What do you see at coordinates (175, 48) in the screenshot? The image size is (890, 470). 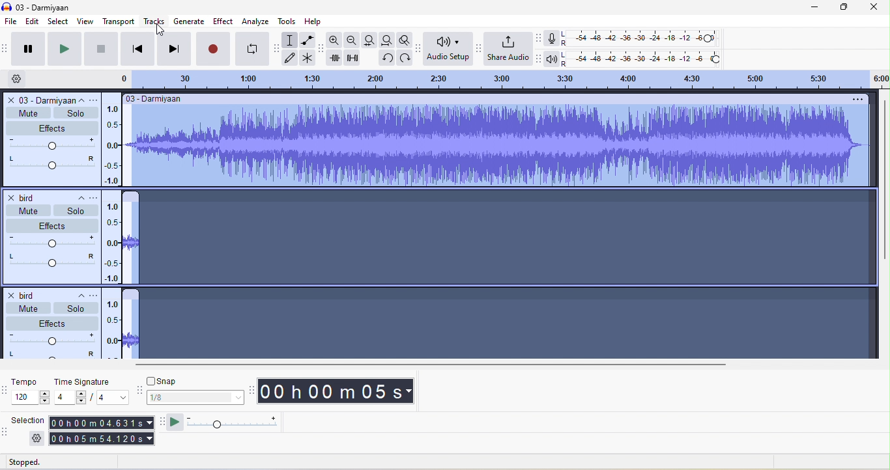 I see `skip to end` at bounding box center [175, 48].